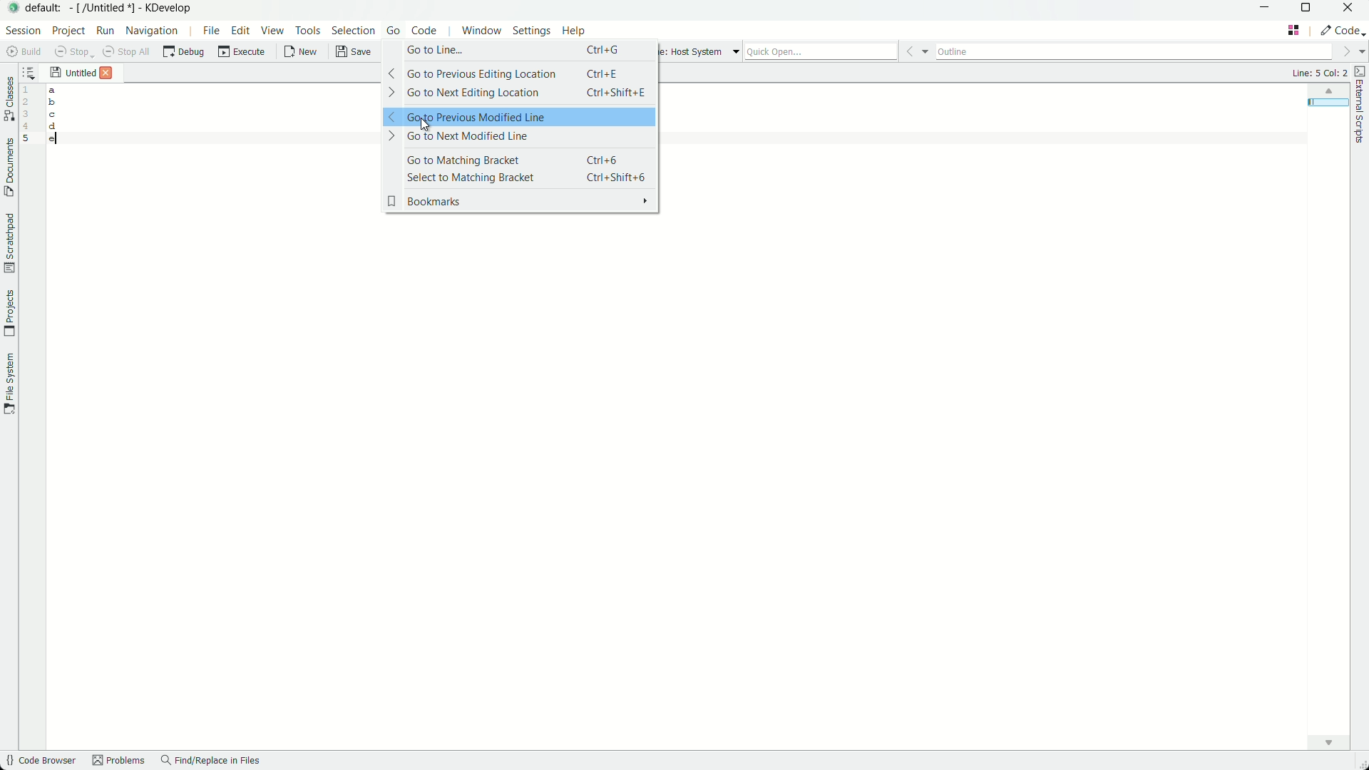  Describe the element at coordinates (521, 178) in the screenshot. I see `select to matching bracket` at that location.